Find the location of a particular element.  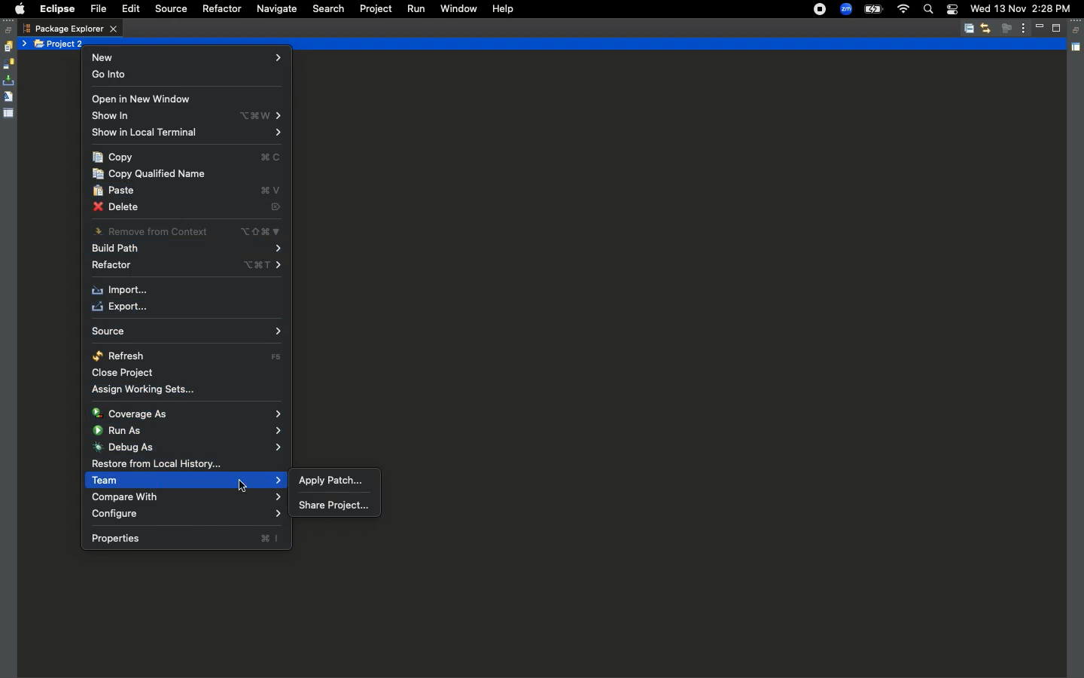

Paste  is located at coordinates (189, 192).